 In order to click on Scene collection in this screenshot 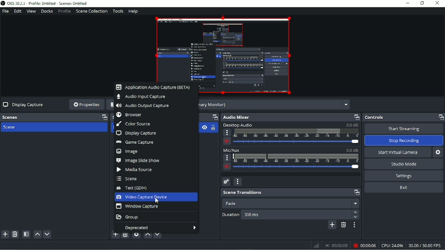, I will do `click(92, 11)`.